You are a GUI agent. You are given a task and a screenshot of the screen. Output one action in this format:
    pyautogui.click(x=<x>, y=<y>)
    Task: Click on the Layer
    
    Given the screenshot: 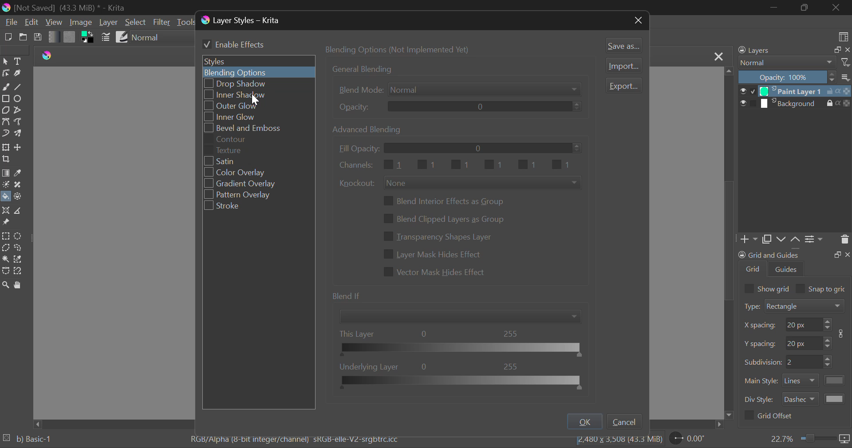 What is the action you would take?
    pyautogui.click(x=109, y=23)
    